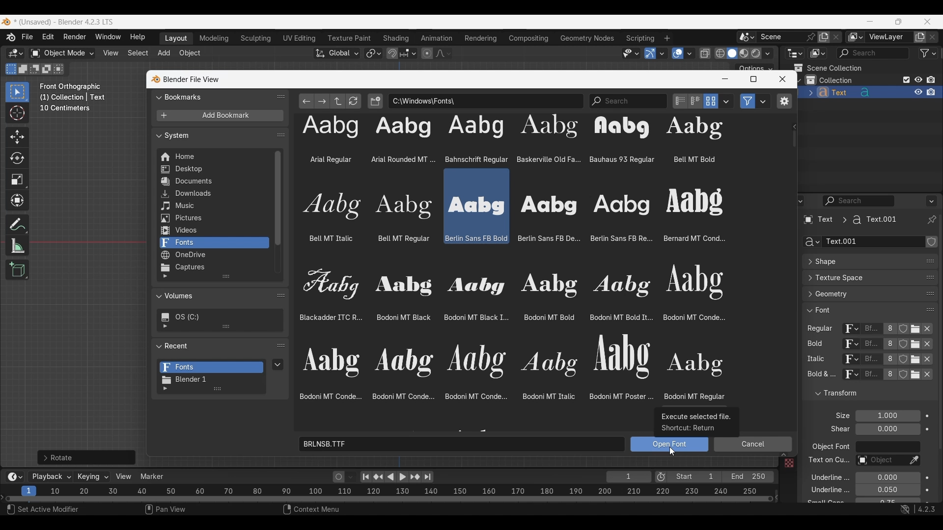  What do you see at coordinates (888, 429) in the screenshot?
I see `Shear` at bounding box center [888, 429].